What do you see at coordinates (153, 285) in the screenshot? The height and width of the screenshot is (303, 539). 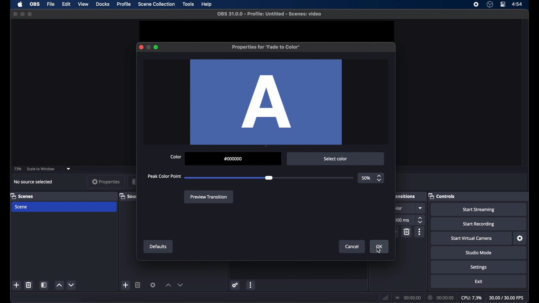 I see `settings` at bounding box center [153, 285].